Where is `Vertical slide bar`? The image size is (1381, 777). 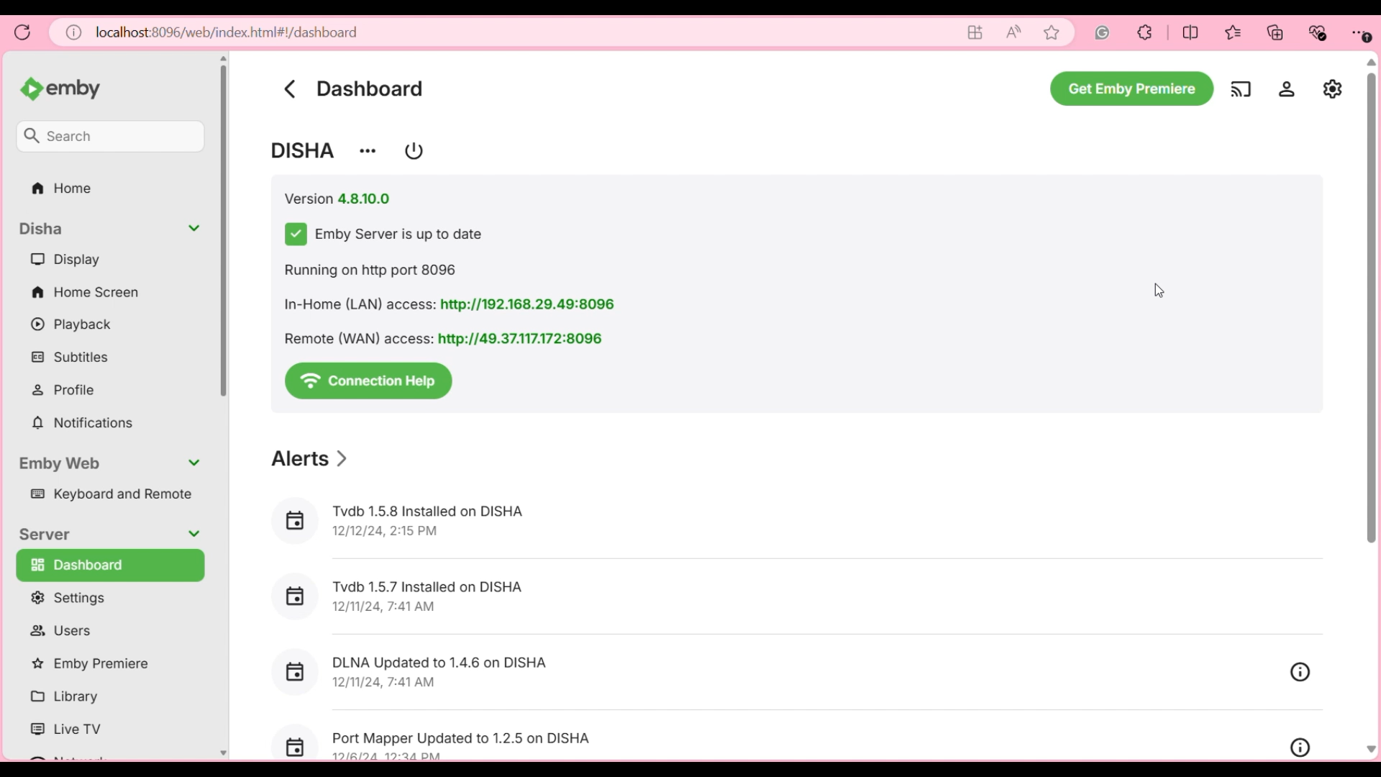 Vertical slide bar is located at coordinates (225, 407).